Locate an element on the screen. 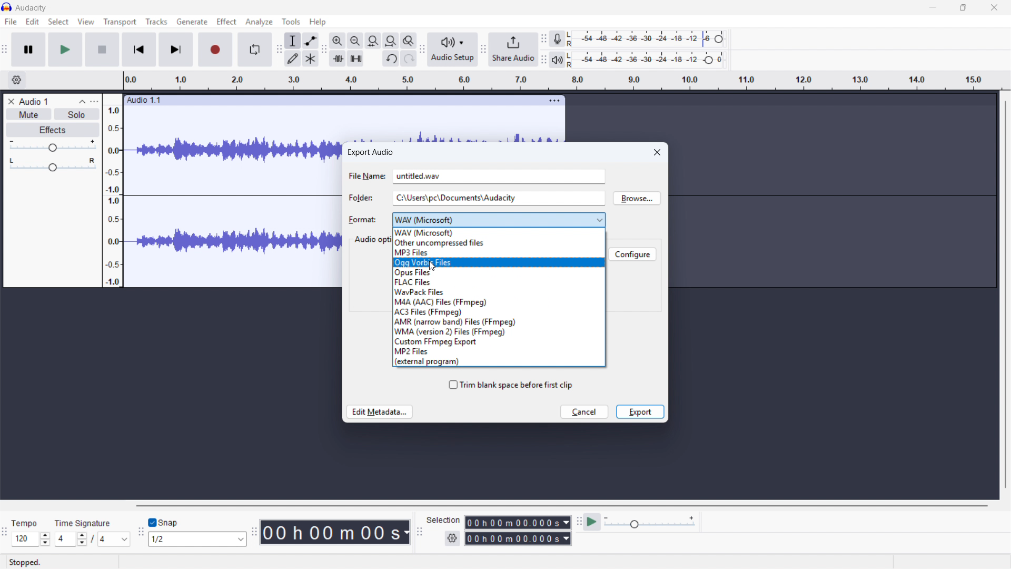  Effect  is located at coordinates (226, 21).